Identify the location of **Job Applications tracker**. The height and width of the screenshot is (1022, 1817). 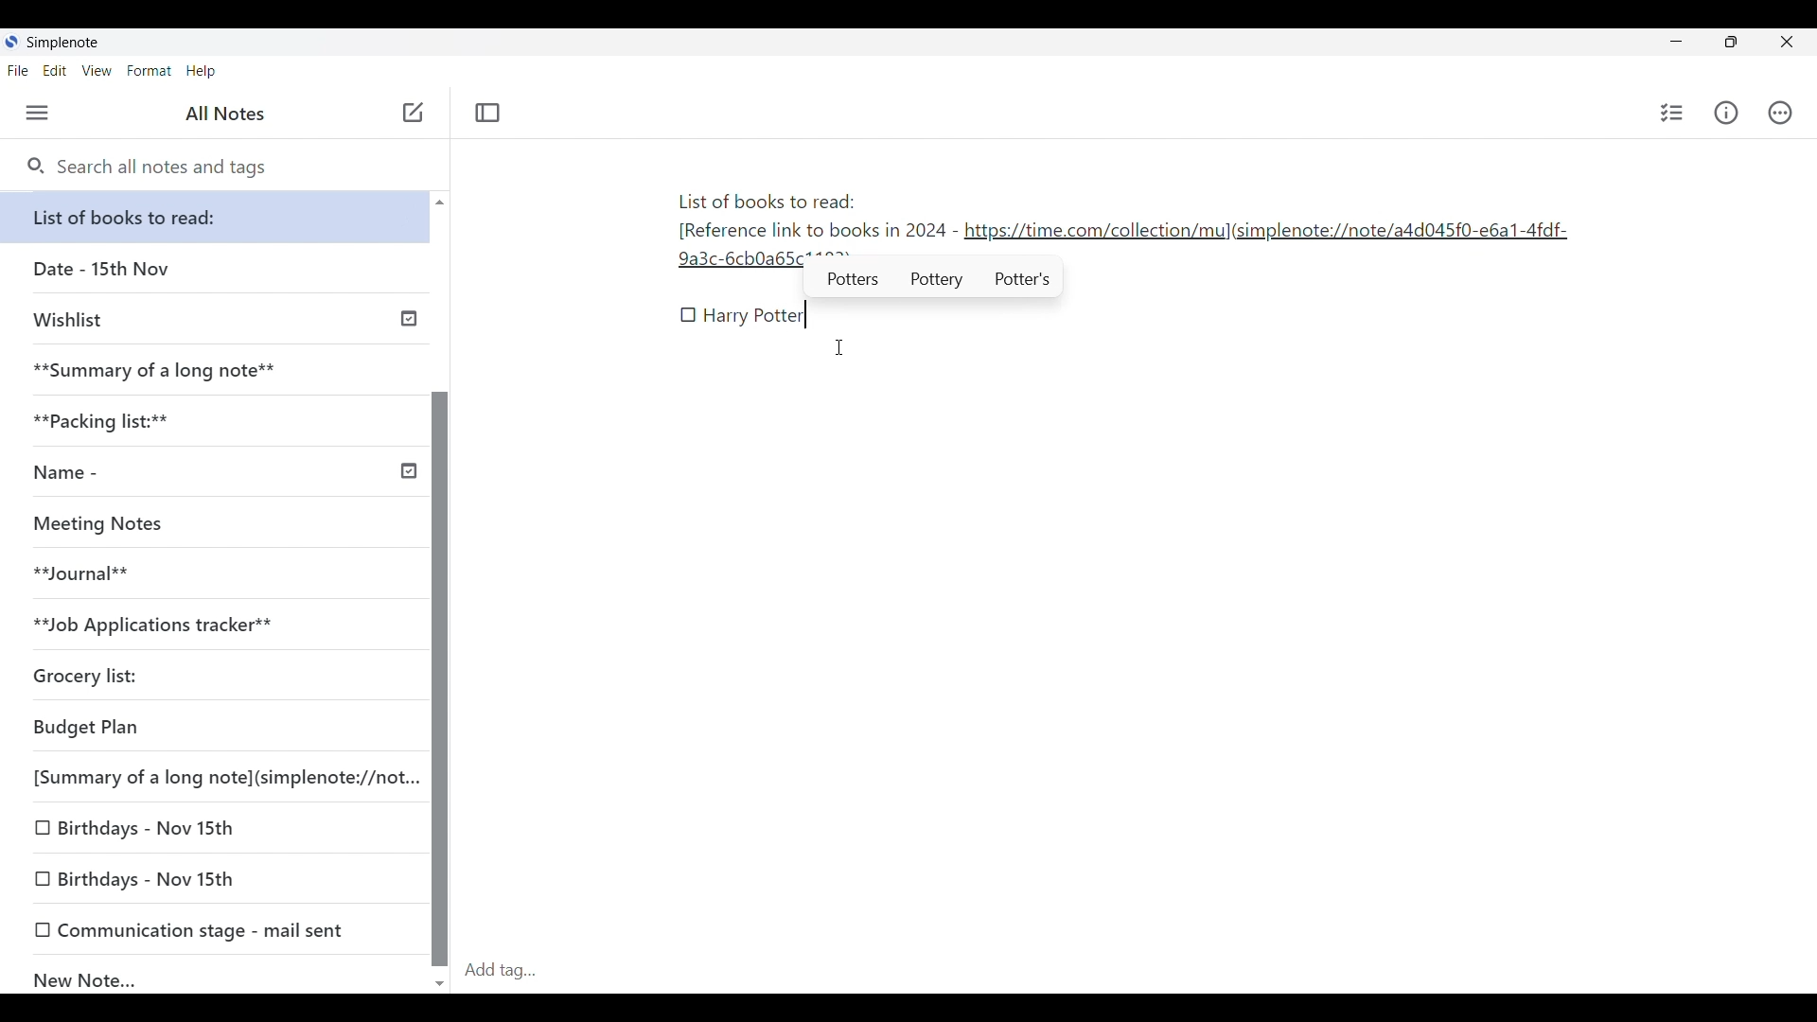
(208, 626).